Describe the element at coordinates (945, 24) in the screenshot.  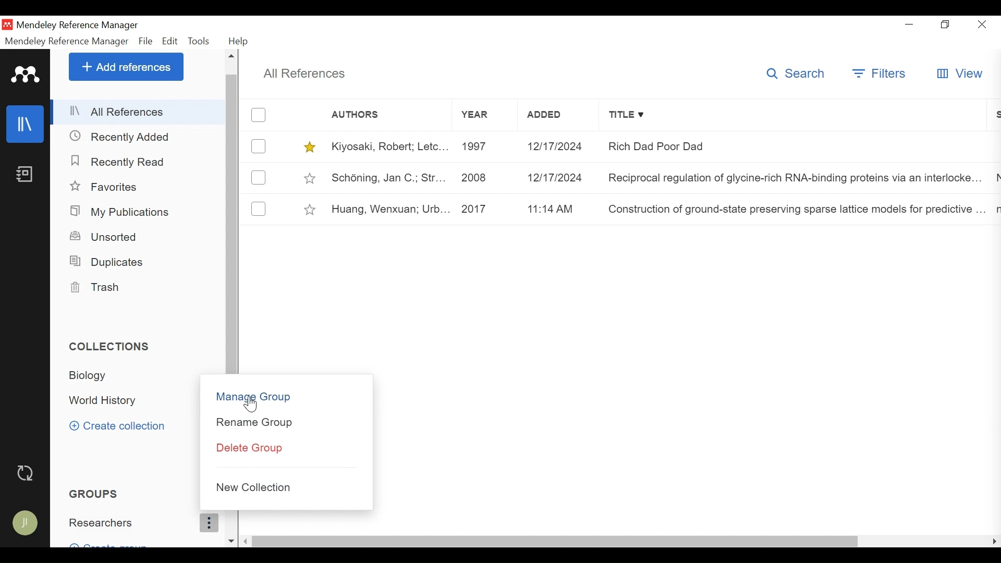
I see `Restore` at that location.